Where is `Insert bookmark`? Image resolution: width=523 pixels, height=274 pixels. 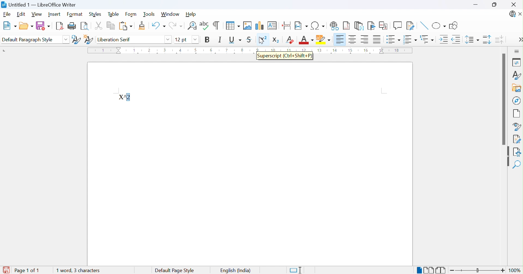
Insert bookmark is located at coordinates (372, 26).